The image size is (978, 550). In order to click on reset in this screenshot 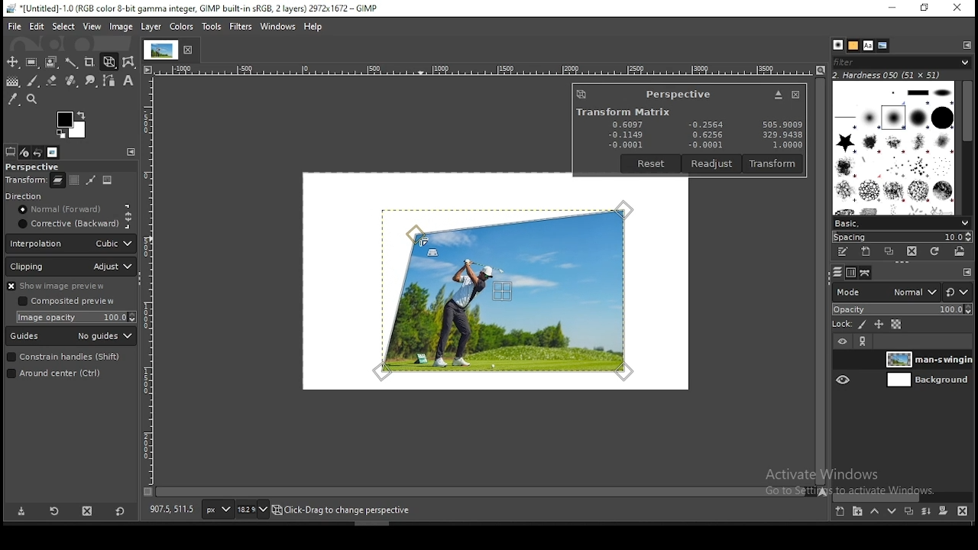, I will do `click(652, 163)`.